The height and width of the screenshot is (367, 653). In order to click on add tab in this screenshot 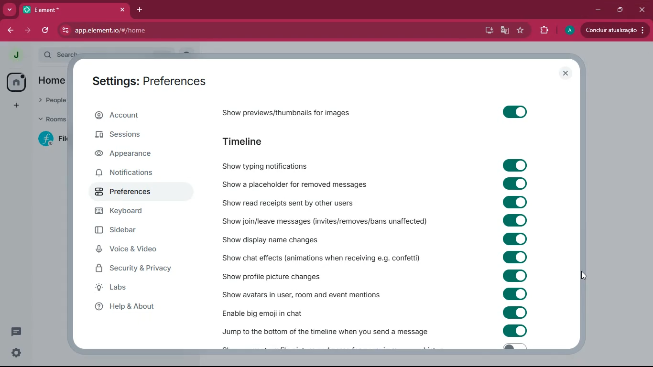, I will do `click(137, 10)`.